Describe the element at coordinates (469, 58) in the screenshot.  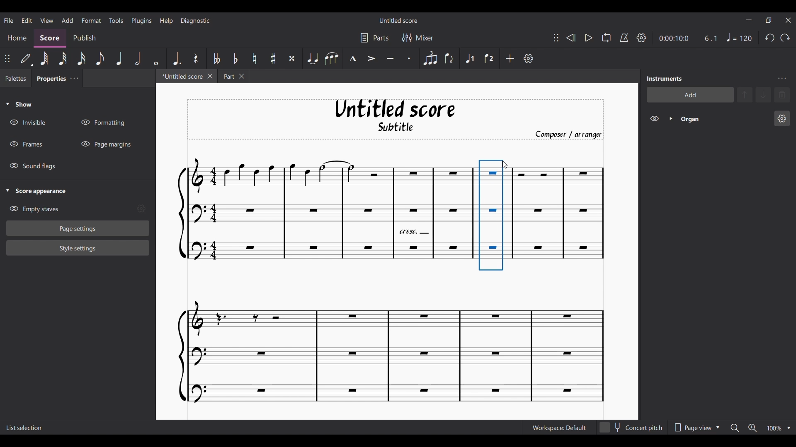
I see `Voice 1` at that location.